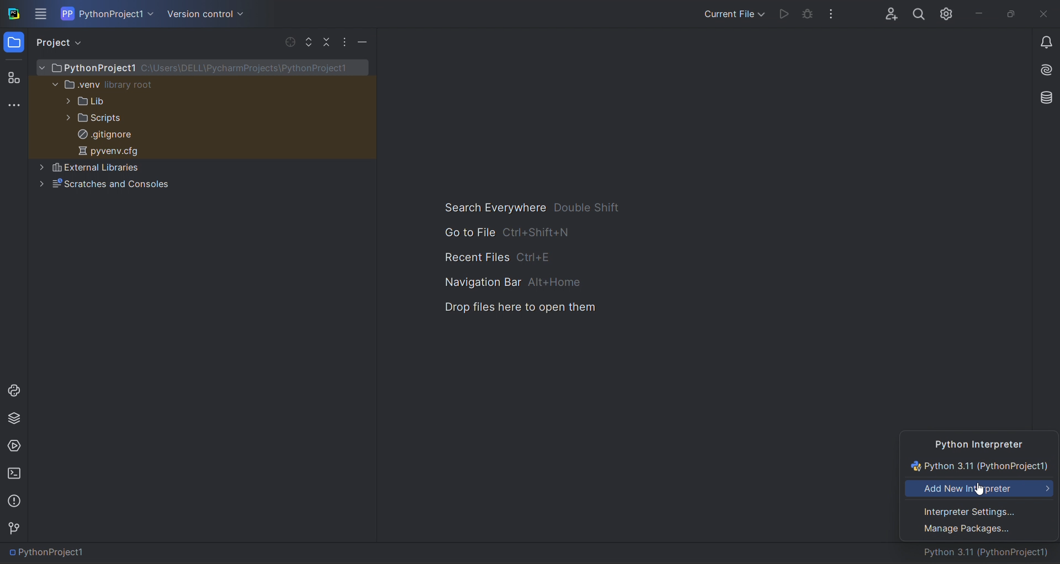 This screenshot has width=1060, height=564. What do you see at coordinates (533, 258) in the screenshot?
I see `hotkey options` at bounding box center [533, 258].